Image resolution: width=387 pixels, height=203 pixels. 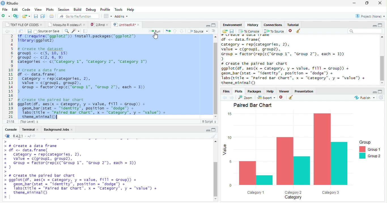 What do you see at coordinates (375, 25) in the screenshot?
I see `minimize` at bounding box center [375, 25].